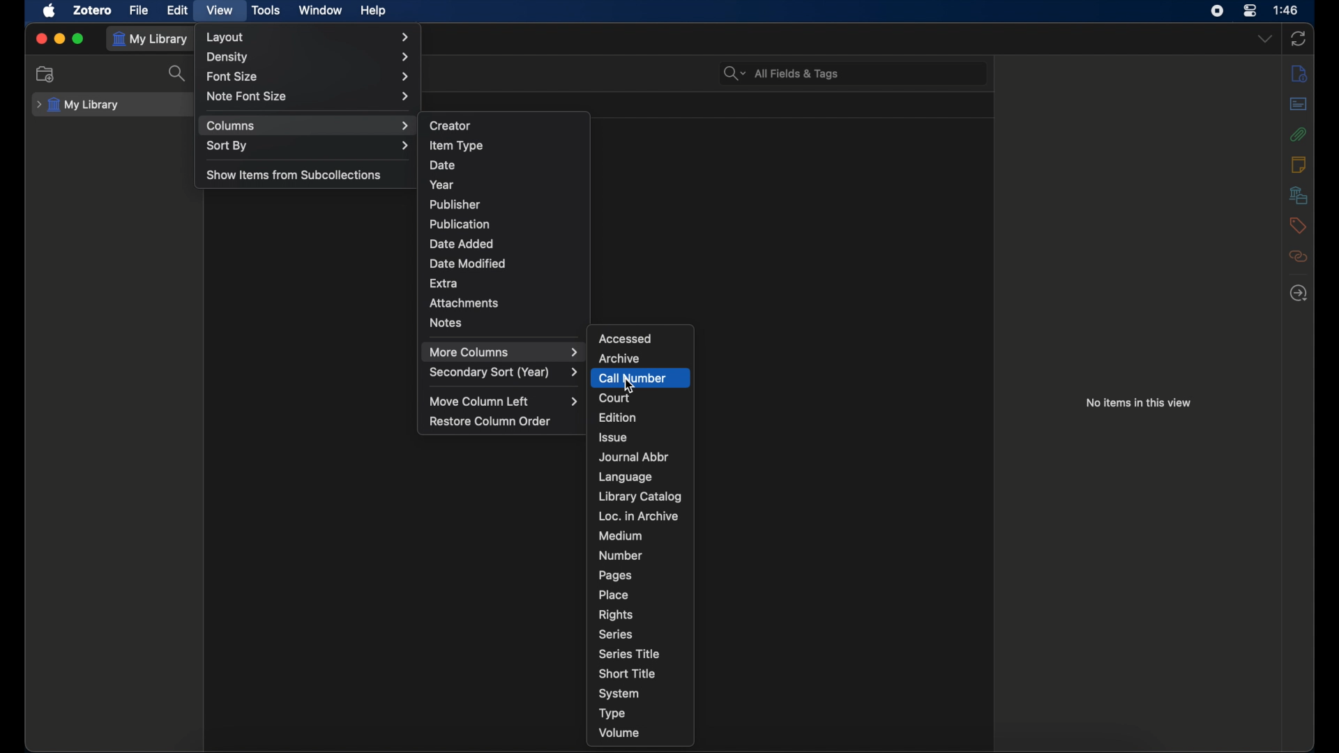 The width and height of the screenshot is (1339, 753). What do you see at coordinates (1300, 103) in the screenshot?
I see `abstract` at bounding box center [1300, 103].